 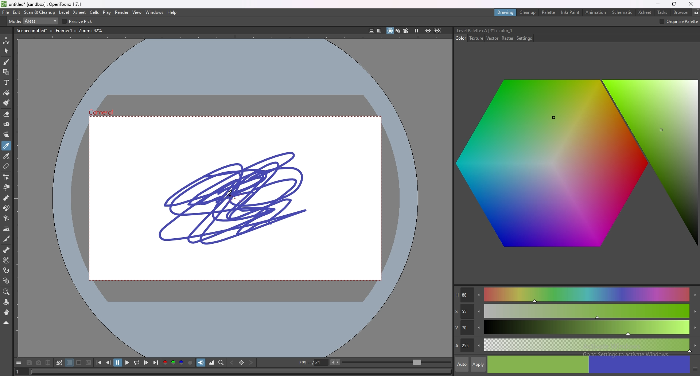 What do you see at coordinates (31, 21) in the screenshot?
I see `type` at bounding box center [31, 21].